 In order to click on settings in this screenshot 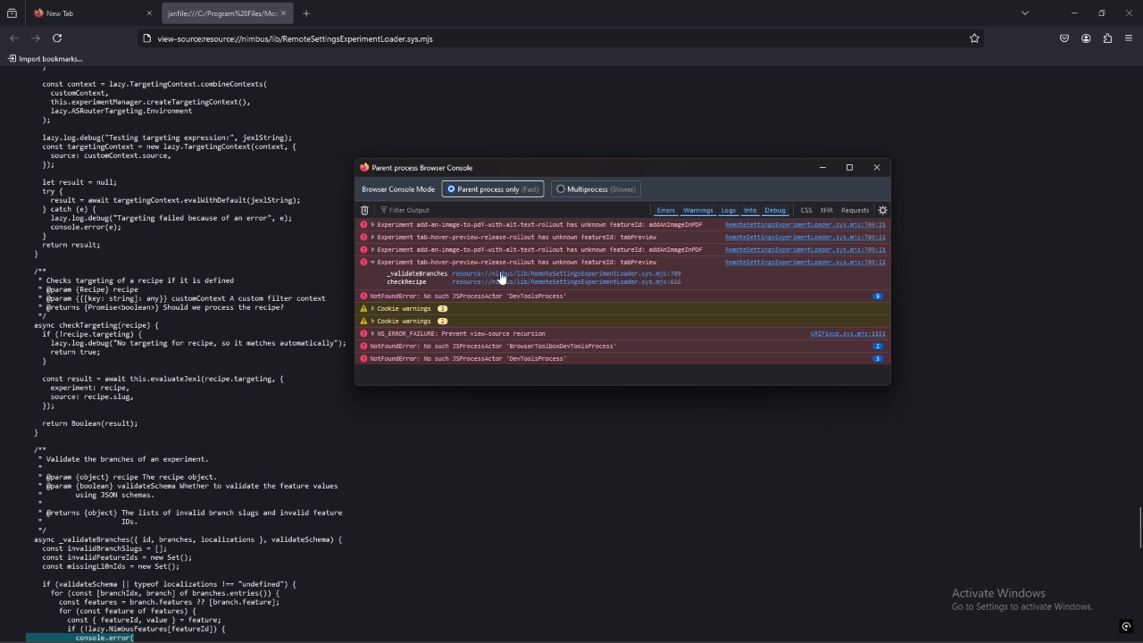, I will do `click(882, 210)`.